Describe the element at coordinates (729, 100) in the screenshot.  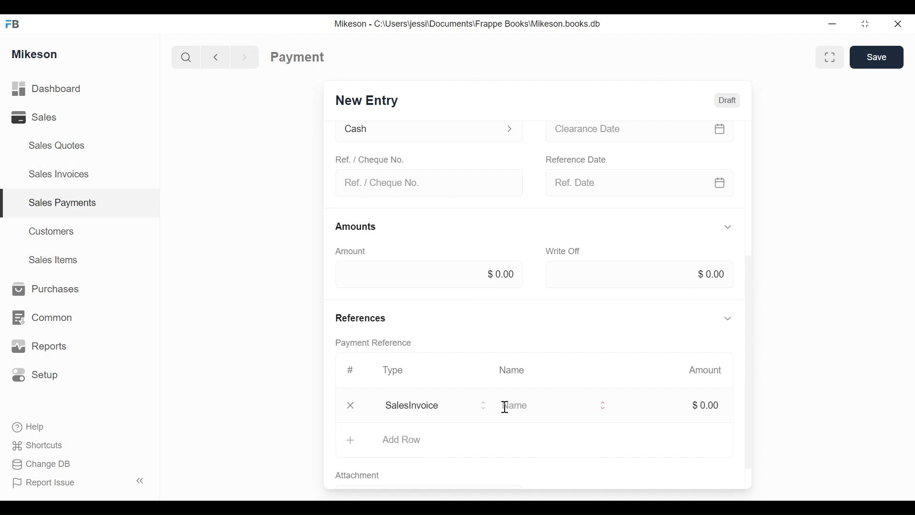
I see `Draft` at that location.